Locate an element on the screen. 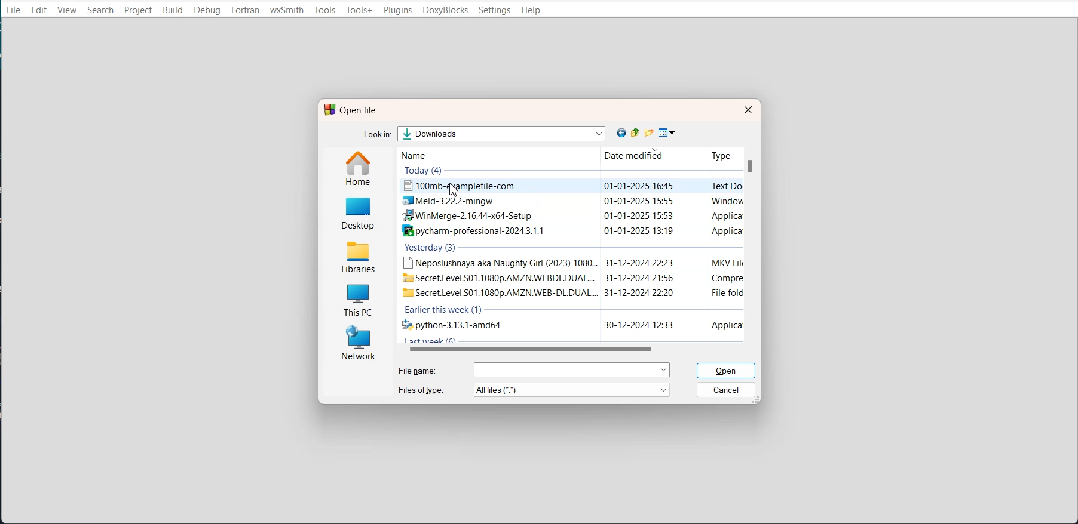 The image size is (1078, 524). python-3.13.1-amd64 is located at coordinates (569, 326).